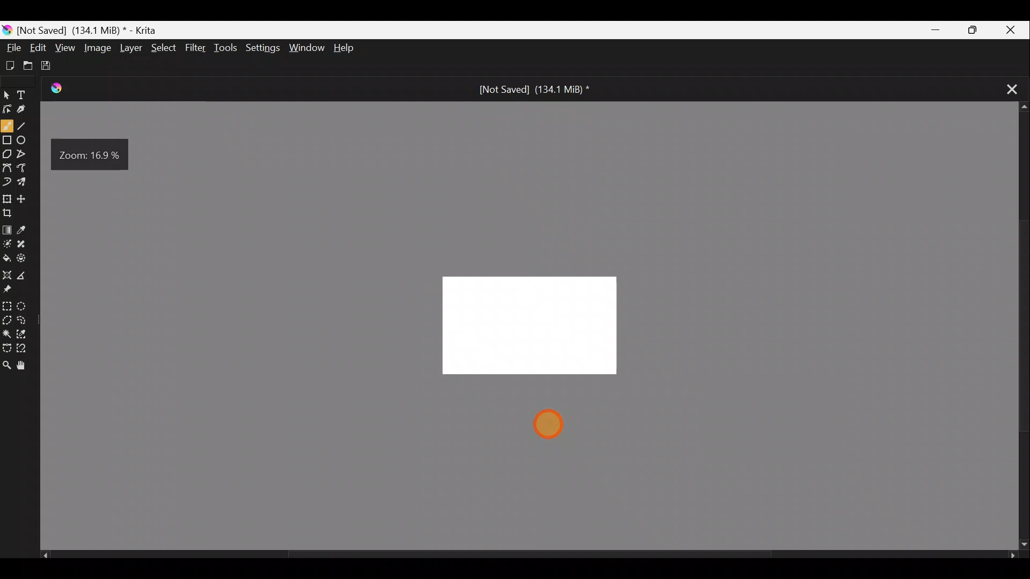 Image resolution: width=1030 pixels, height=579 pixels. Describe the element at coordinates (56, 68) in the screenshot. I see `Save` at that location.